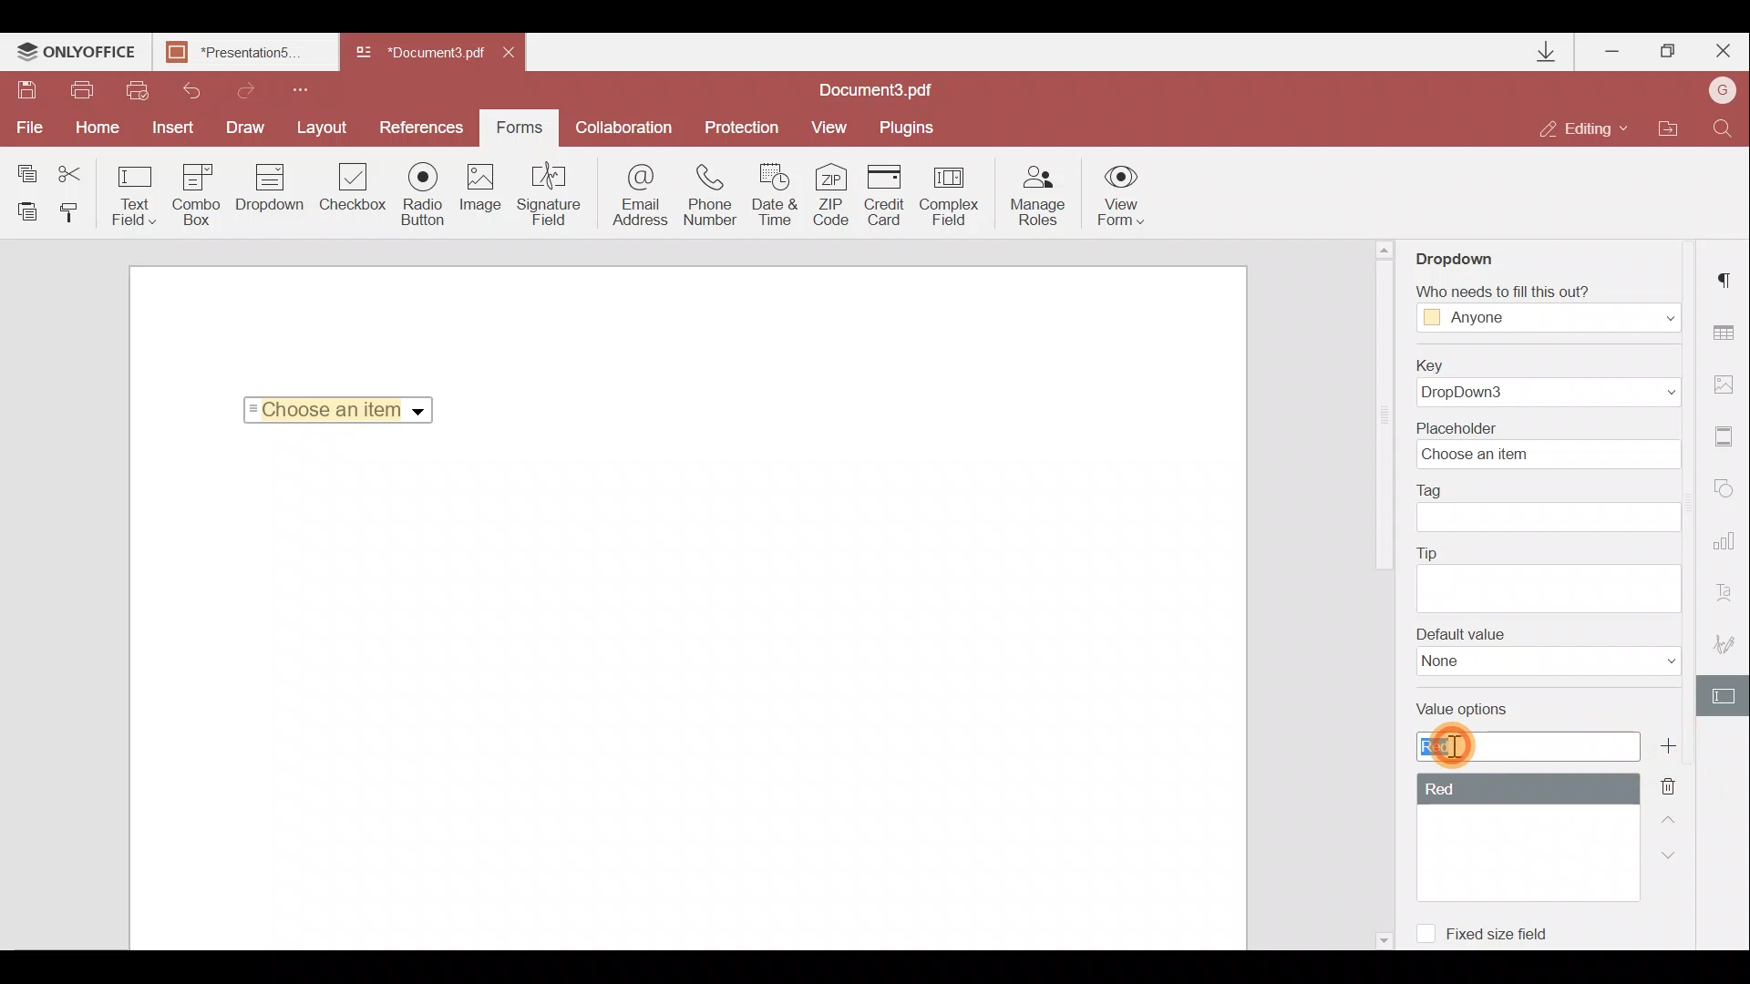 The image size is (1750, 984). What do you see at coordinates (177, 128) in the screenshot?
I see `Insert` at bounding box center [177, 128].